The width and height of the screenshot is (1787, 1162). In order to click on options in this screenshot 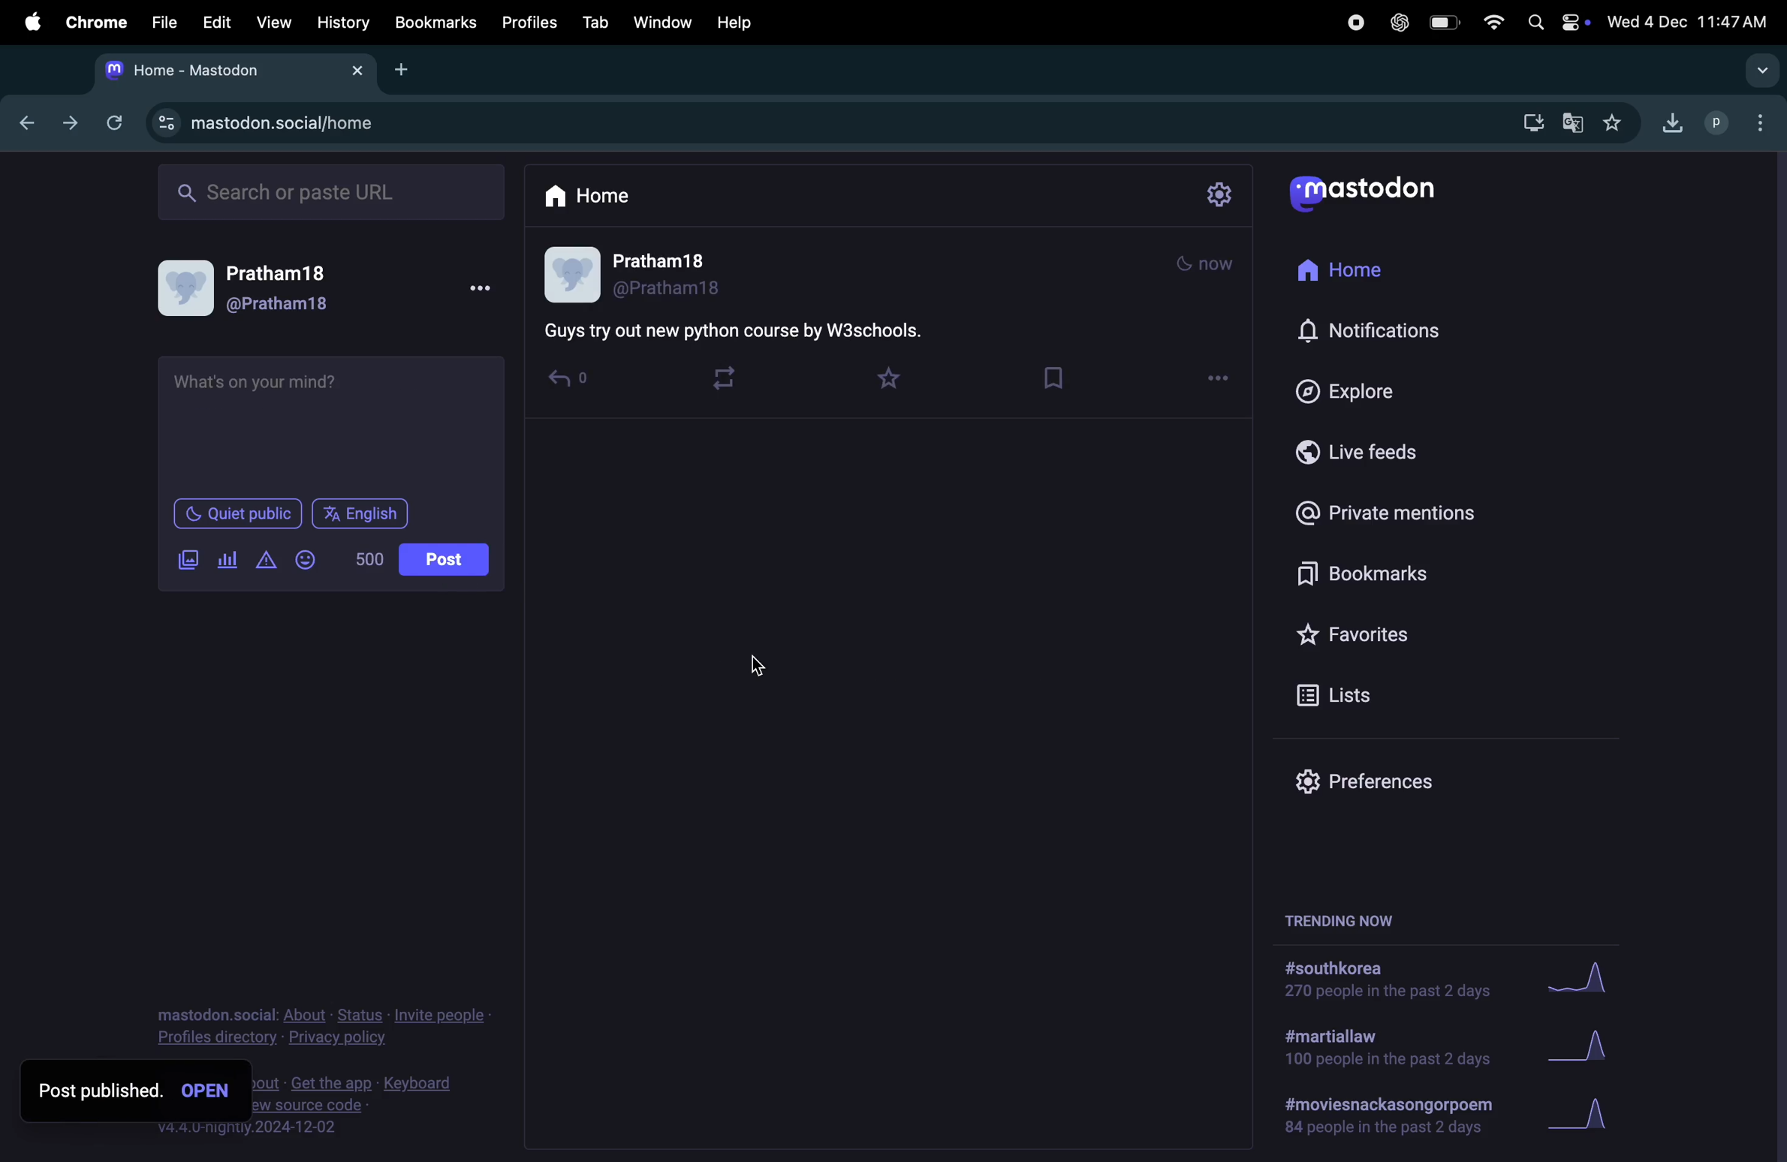, I will do `click(492, 290)`.